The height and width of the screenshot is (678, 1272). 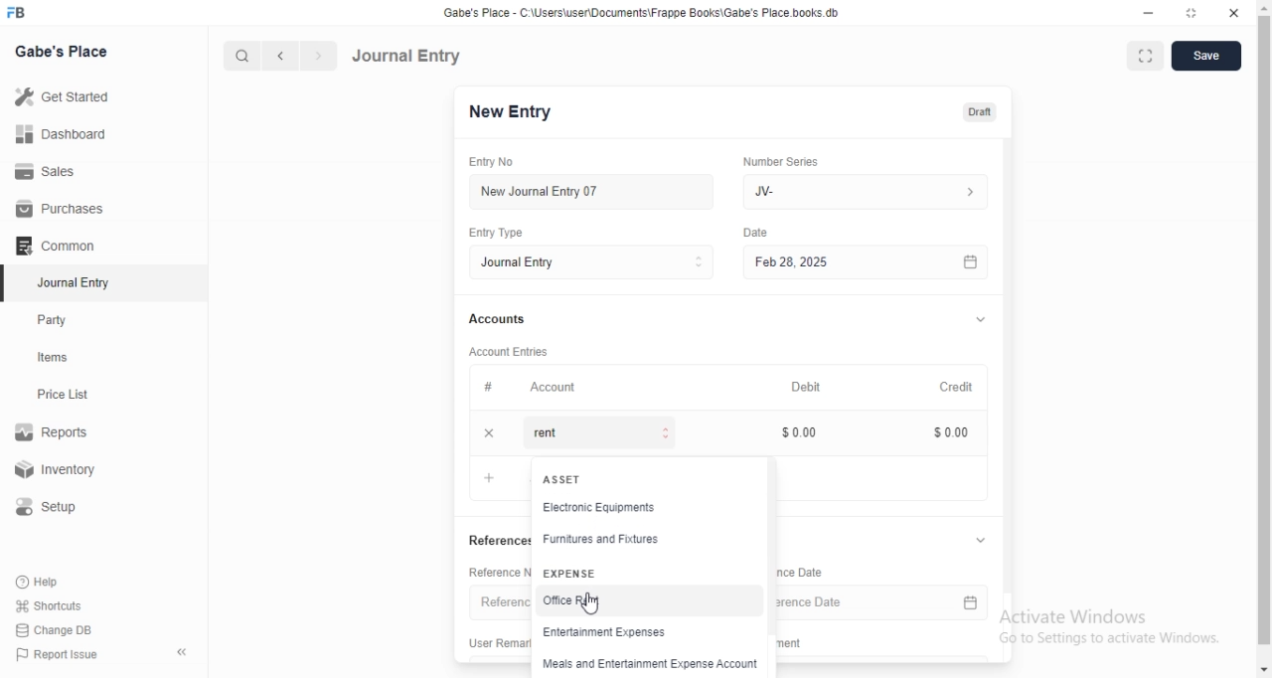 What do you see at coordinates (1144, 58) in the screenshot?
I see `fullscreen` at bounding box center [1144, 58].